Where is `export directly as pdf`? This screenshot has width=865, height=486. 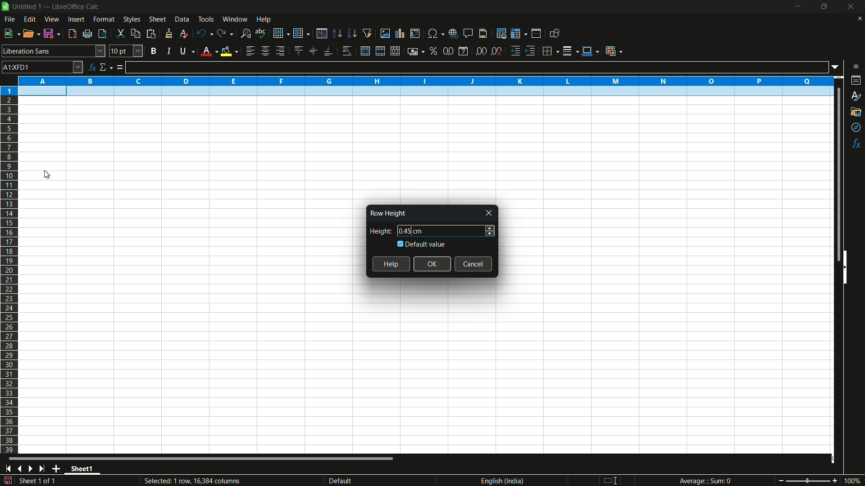 export directly as pdf is located at coordinates (72, 34).